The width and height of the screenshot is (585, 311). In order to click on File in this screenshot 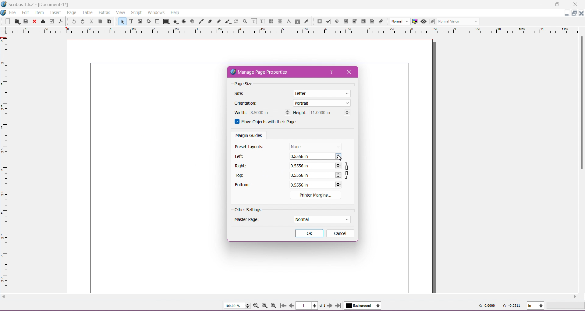, I will do `click(13, 12)`.